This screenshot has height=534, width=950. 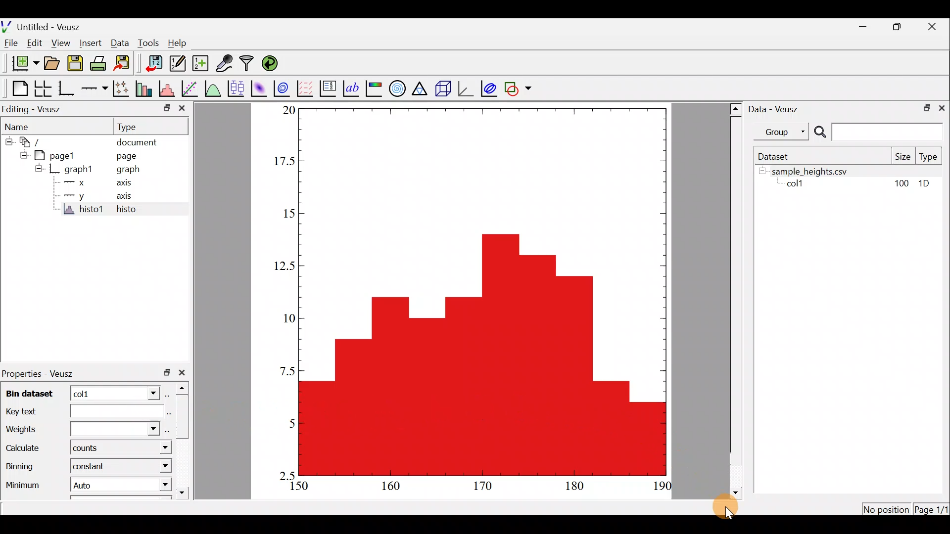 I want to click on Filter data, so click(x=249, y=63).